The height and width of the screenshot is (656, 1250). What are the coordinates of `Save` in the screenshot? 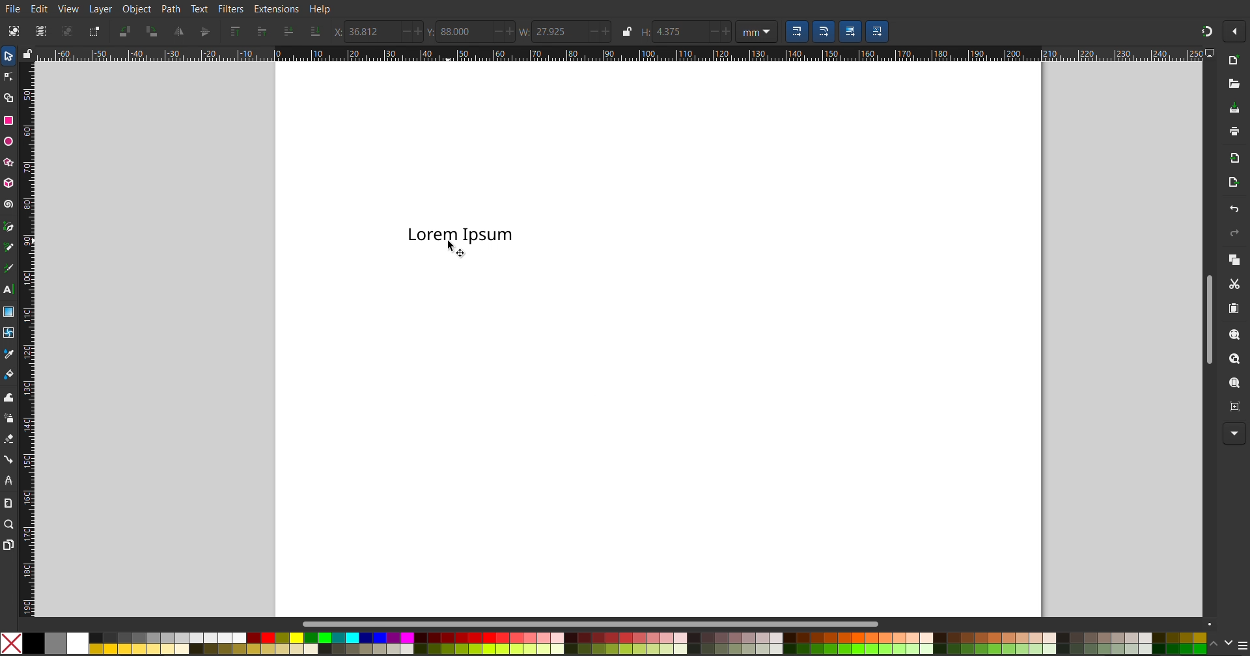 It's located at (1234, 109).